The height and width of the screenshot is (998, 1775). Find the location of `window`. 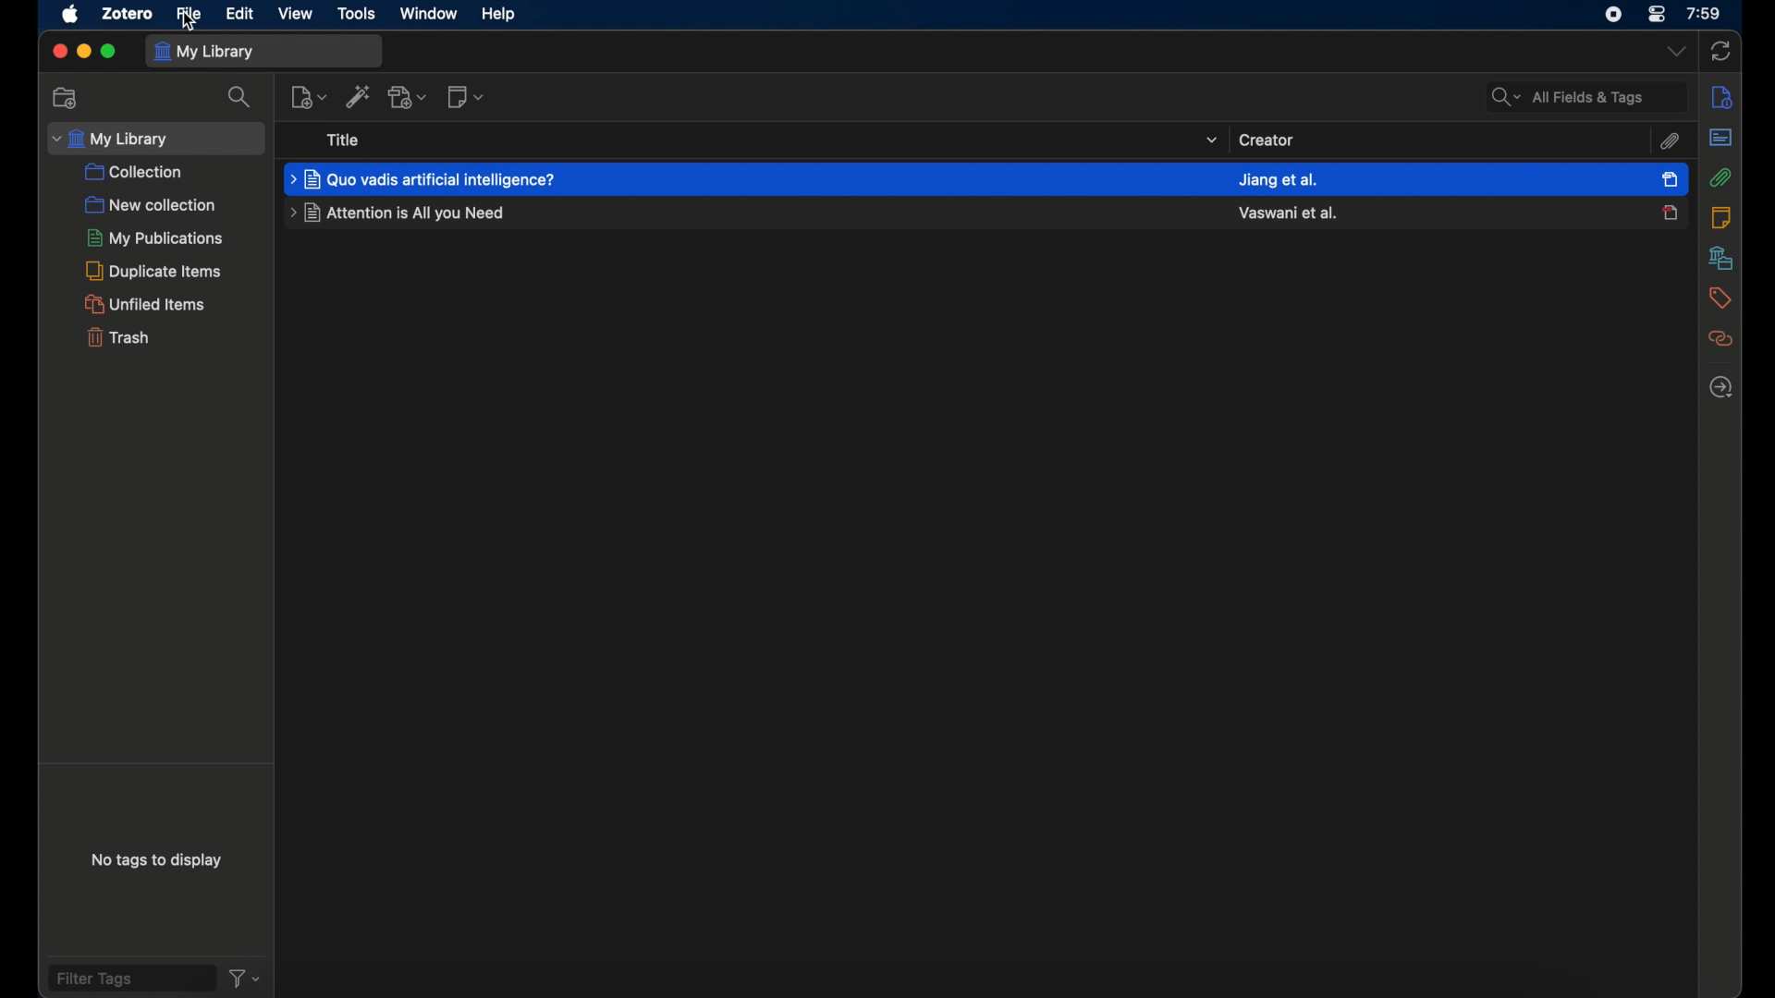

window is located at coordinates (427, 14).